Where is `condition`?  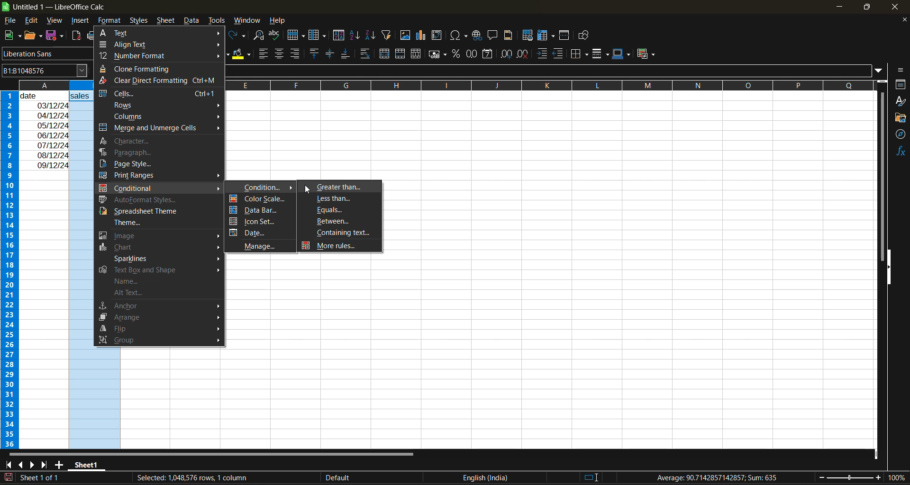
condition is located at coordinates (264, 187).